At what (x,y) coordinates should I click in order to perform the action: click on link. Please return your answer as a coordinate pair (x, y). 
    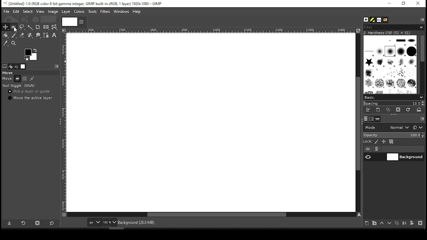
    Looking at the image, I should click on (377, 149).